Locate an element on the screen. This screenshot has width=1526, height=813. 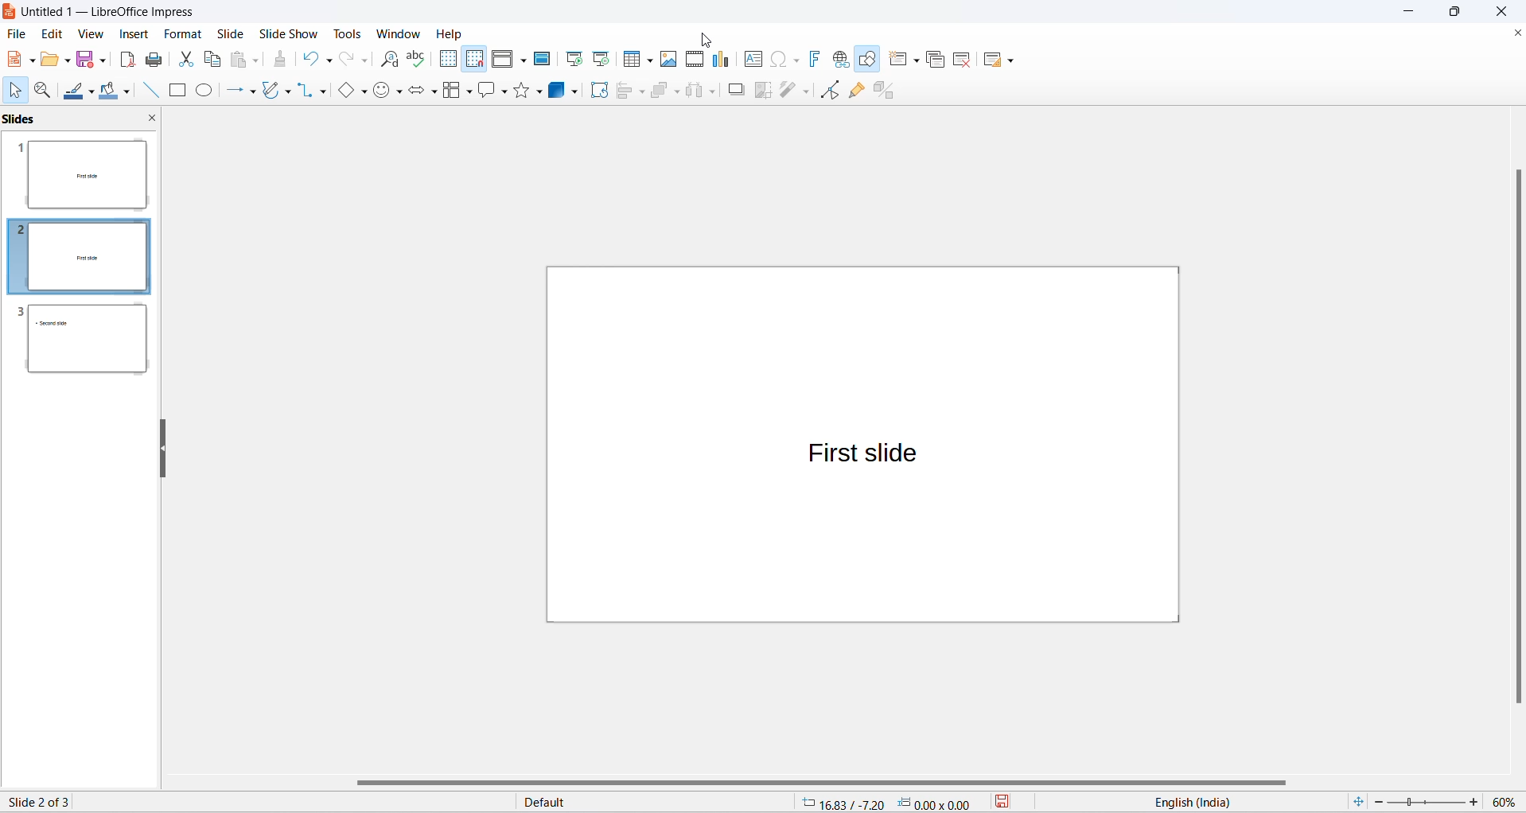
view is located at coordinates (93, 33).